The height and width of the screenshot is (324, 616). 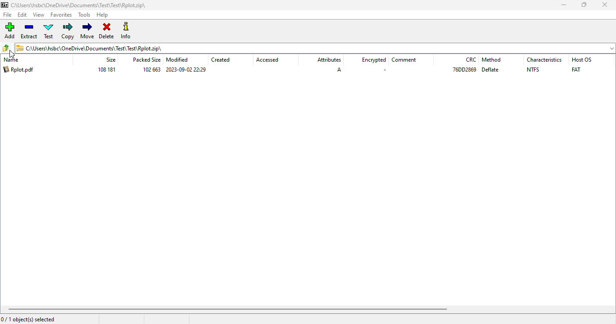 I want to click on characteristics, so click(x=544, y=60).